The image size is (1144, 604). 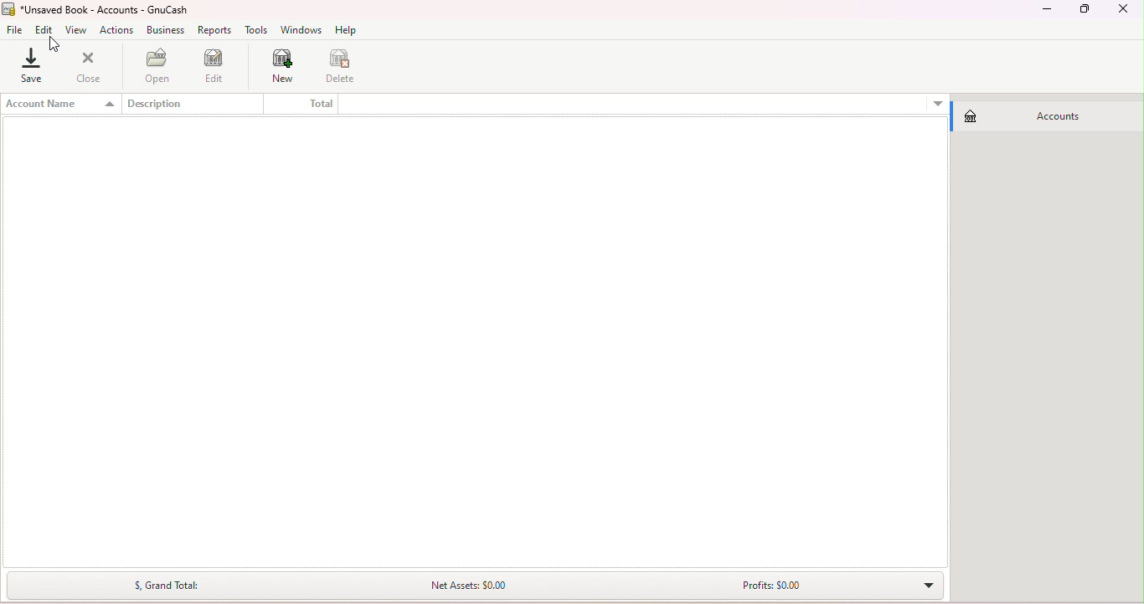 I want to click on New, so click(x=284, y=68).